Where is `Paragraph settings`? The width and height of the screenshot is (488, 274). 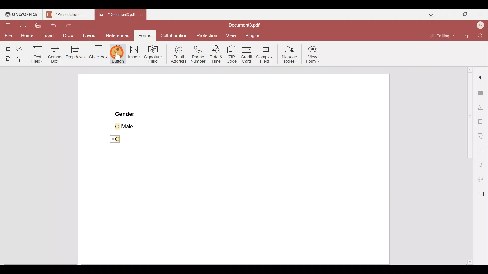
Paragraph settings is located at coordinates (481, 80).